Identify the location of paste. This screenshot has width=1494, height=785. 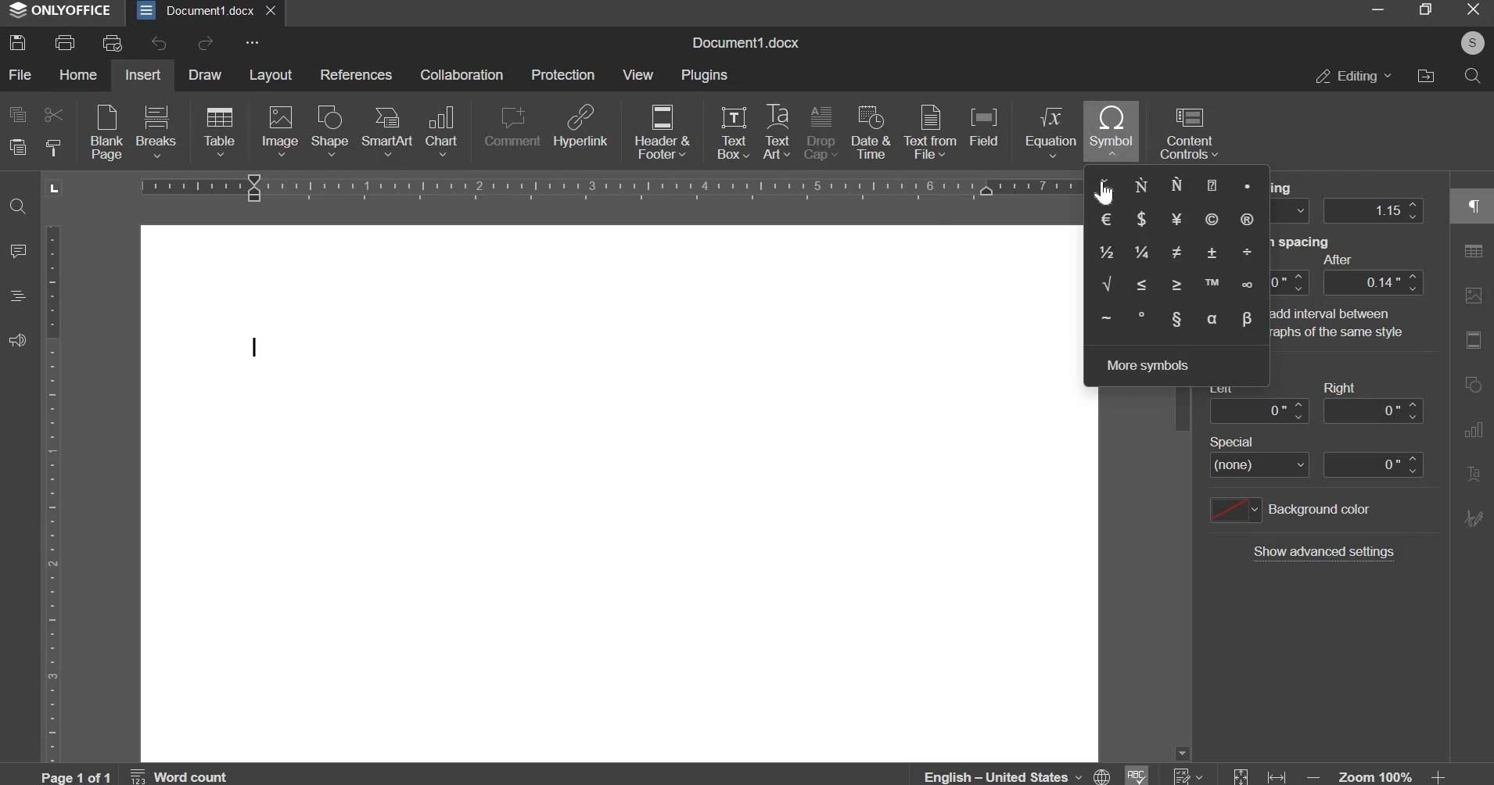
(16, 145).